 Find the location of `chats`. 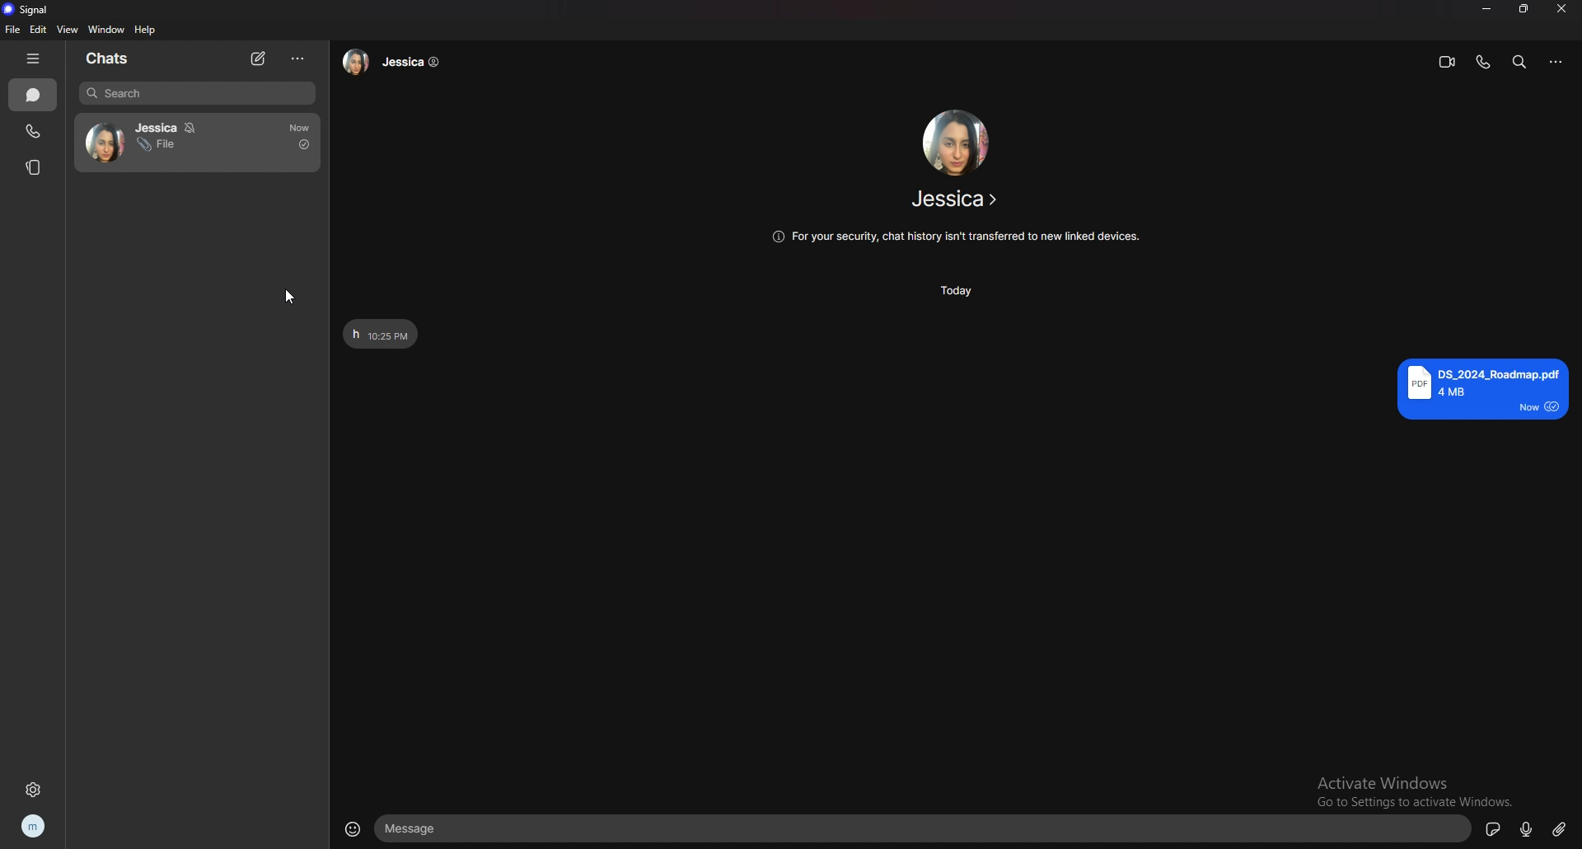

chats is located at coordinates (107, 58).